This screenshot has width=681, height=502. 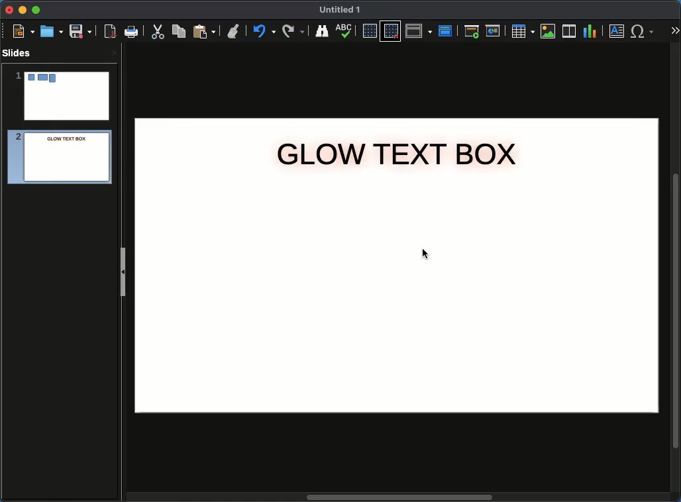 I want to click on Image, so click(x=549, y=31).